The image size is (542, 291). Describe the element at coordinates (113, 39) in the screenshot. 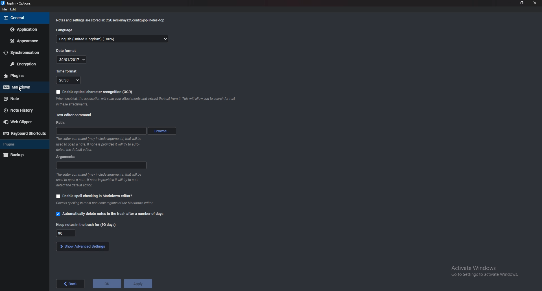

I see `English(language)` at that location.